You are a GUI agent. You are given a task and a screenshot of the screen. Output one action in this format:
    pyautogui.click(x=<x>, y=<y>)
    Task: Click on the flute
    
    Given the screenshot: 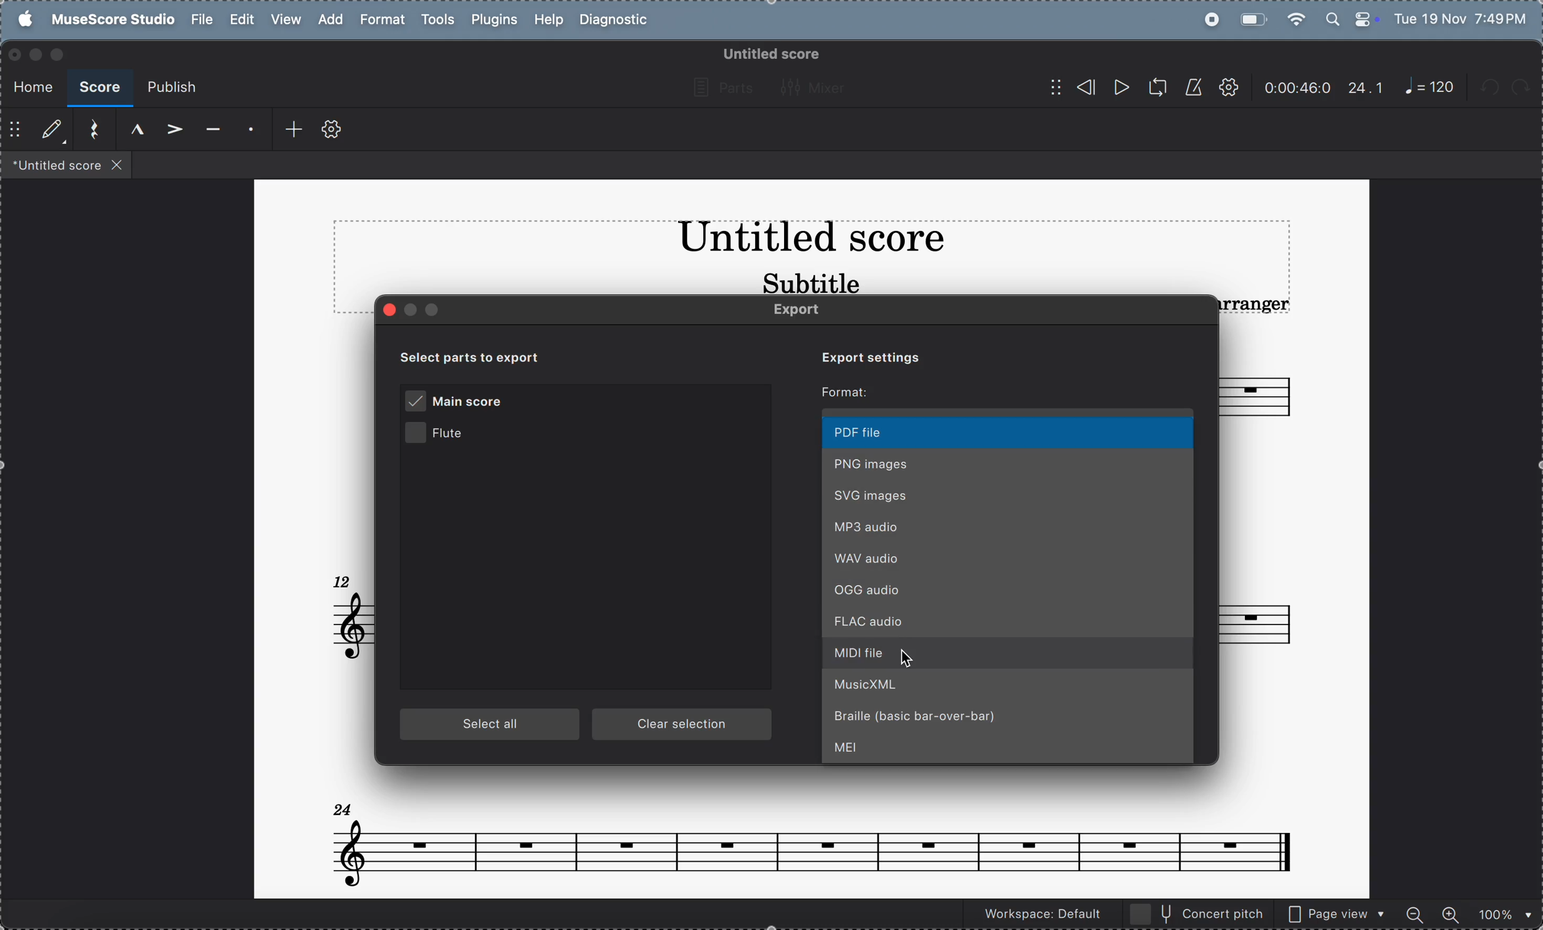 What is the action you would take?
    pyautogui.click(x=455, y=435)
    